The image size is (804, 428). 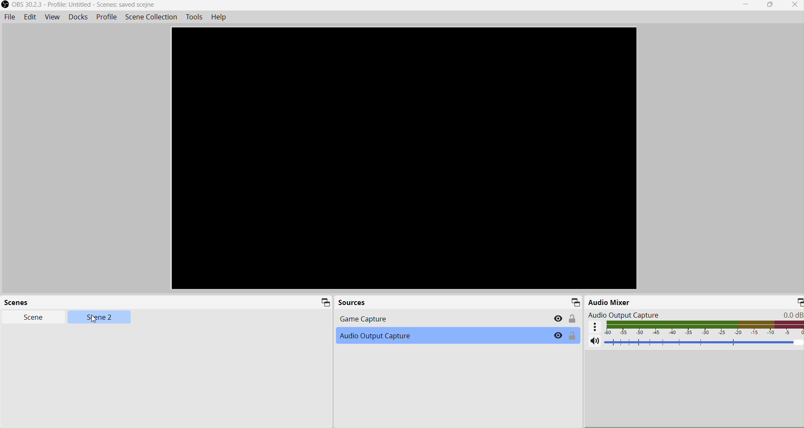 I want to click on Restore down, so click(x=771, y=6).